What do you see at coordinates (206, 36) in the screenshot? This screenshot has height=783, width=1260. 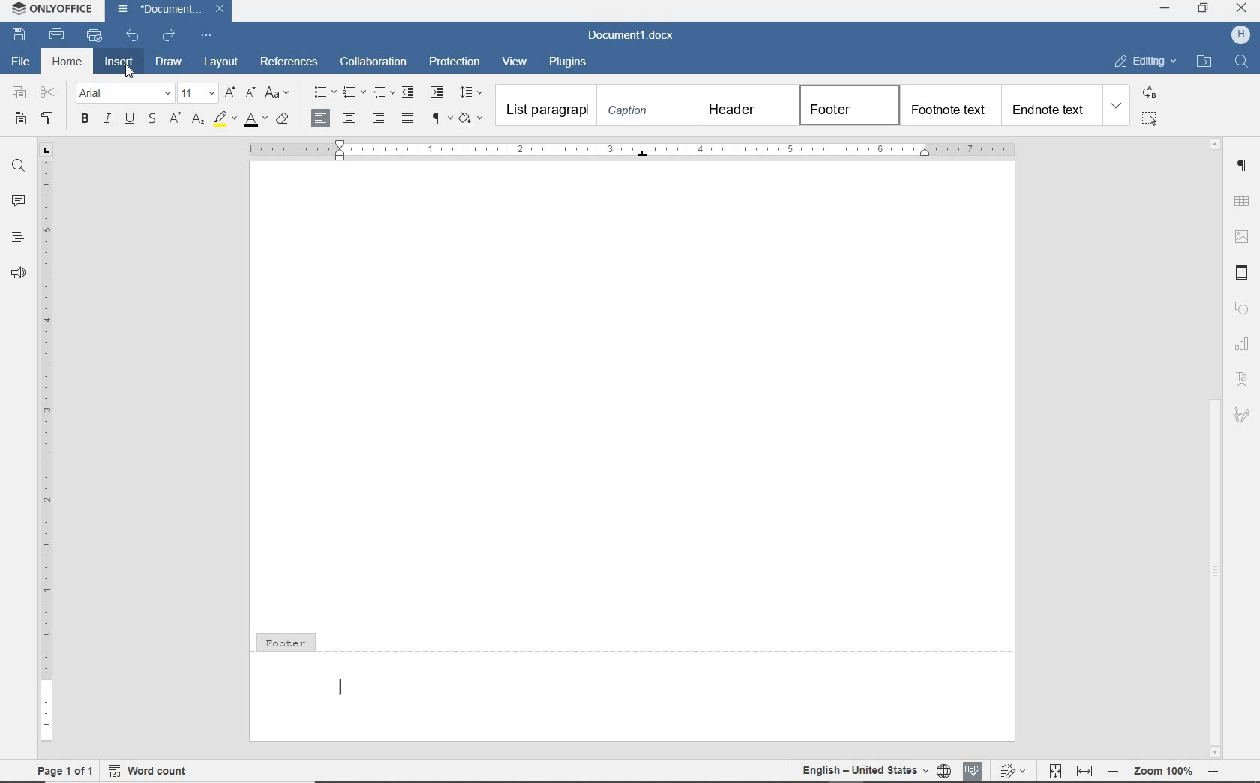 I see `customize quick access toolbar` at bounding box center [206, 36].